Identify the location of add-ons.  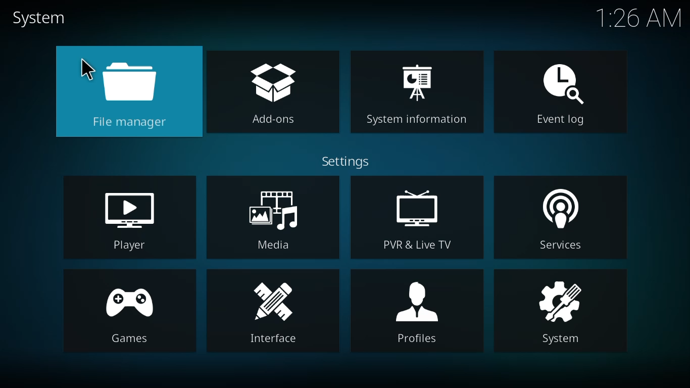
(272, 93).